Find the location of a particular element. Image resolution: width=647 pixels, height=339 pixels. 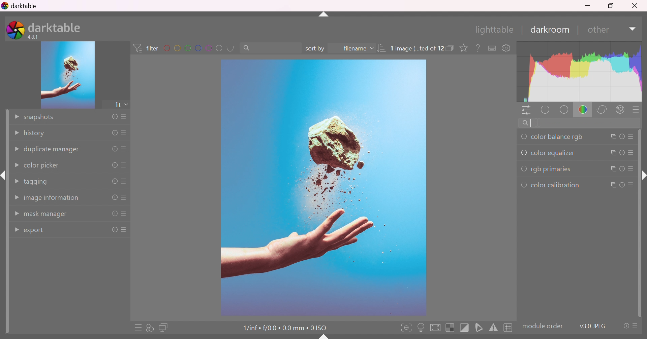

Restore Down is located at coordinates (612, 6).